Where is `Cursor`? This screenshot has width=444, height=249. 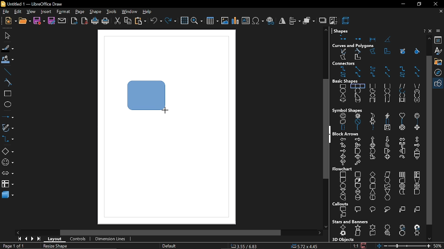
Cursor is located at coordinates (164, 109).